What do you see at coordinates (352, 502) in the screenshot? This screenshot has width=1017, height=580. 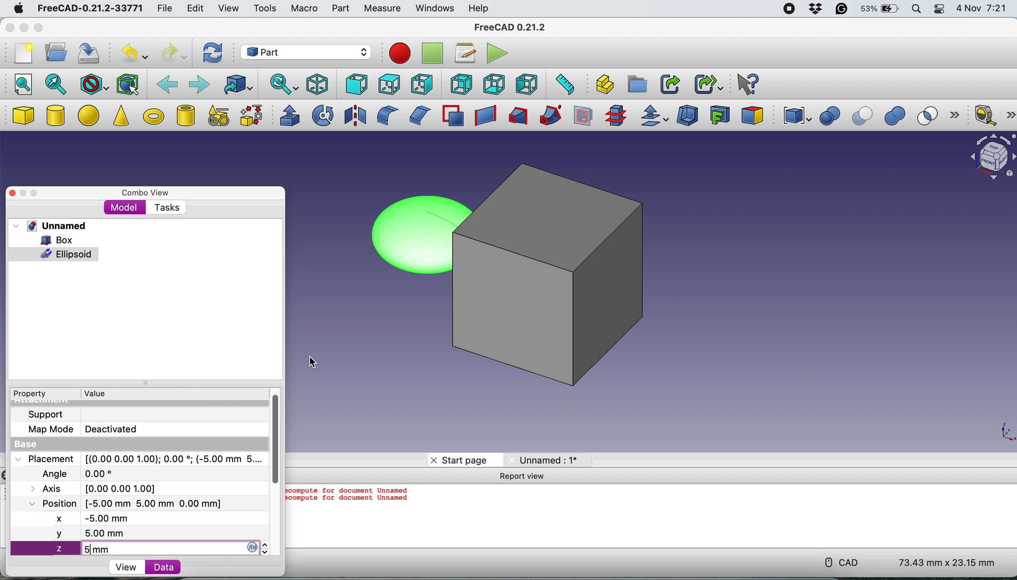 I see `ecompute for document Unnamed` at bounding box center [352, 502].